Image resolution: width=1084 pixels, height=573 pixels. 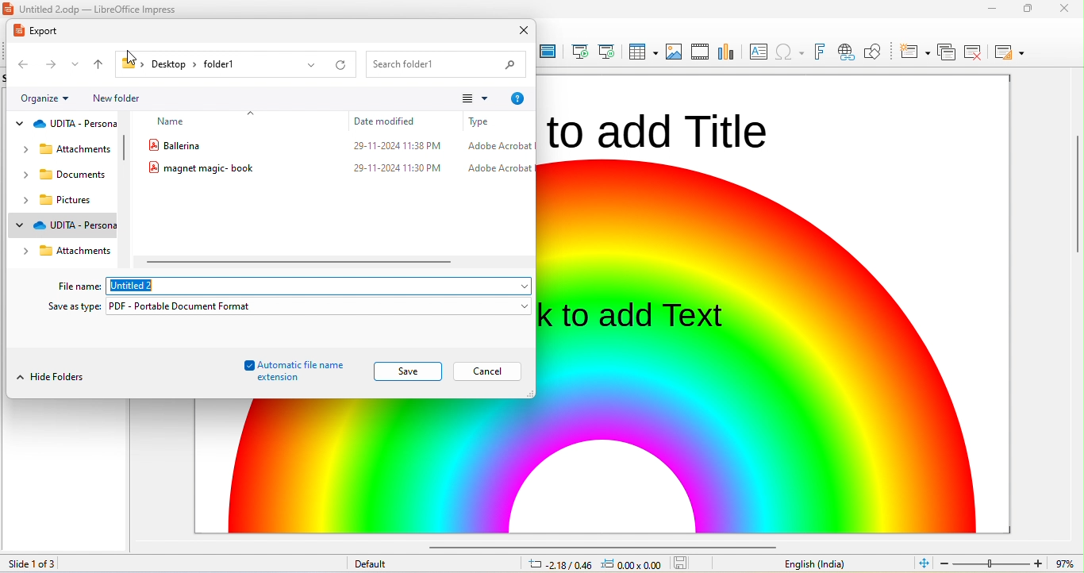 I want to click on drop down, so click(x=24, y=249).